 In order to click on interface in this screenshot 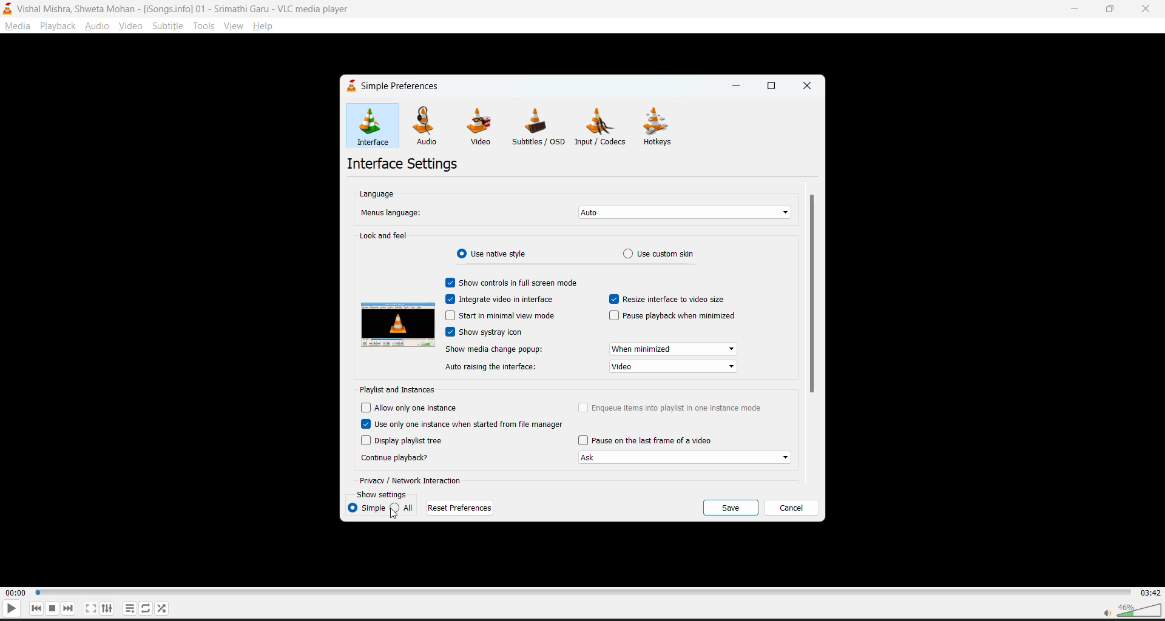, I will do `click(374, 126)`.